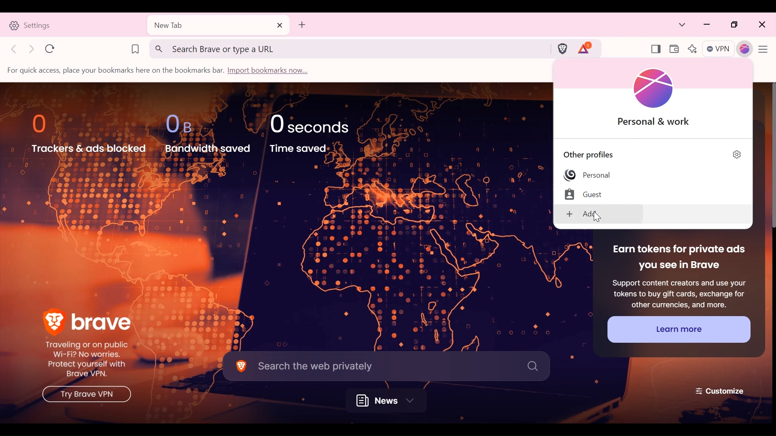 This screenshot has width=776, height=436. I want to click on Learn more, so click(678, 329).